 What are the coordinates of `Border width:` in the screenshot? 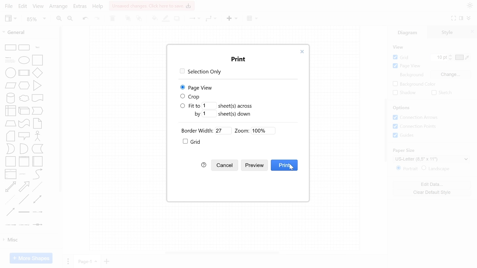 It's located at (197, 131).